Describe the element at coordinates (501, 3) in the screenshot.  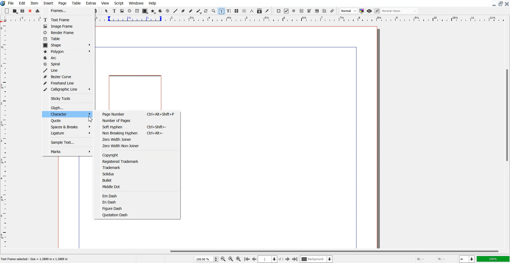
I see `Maximize` at that location.